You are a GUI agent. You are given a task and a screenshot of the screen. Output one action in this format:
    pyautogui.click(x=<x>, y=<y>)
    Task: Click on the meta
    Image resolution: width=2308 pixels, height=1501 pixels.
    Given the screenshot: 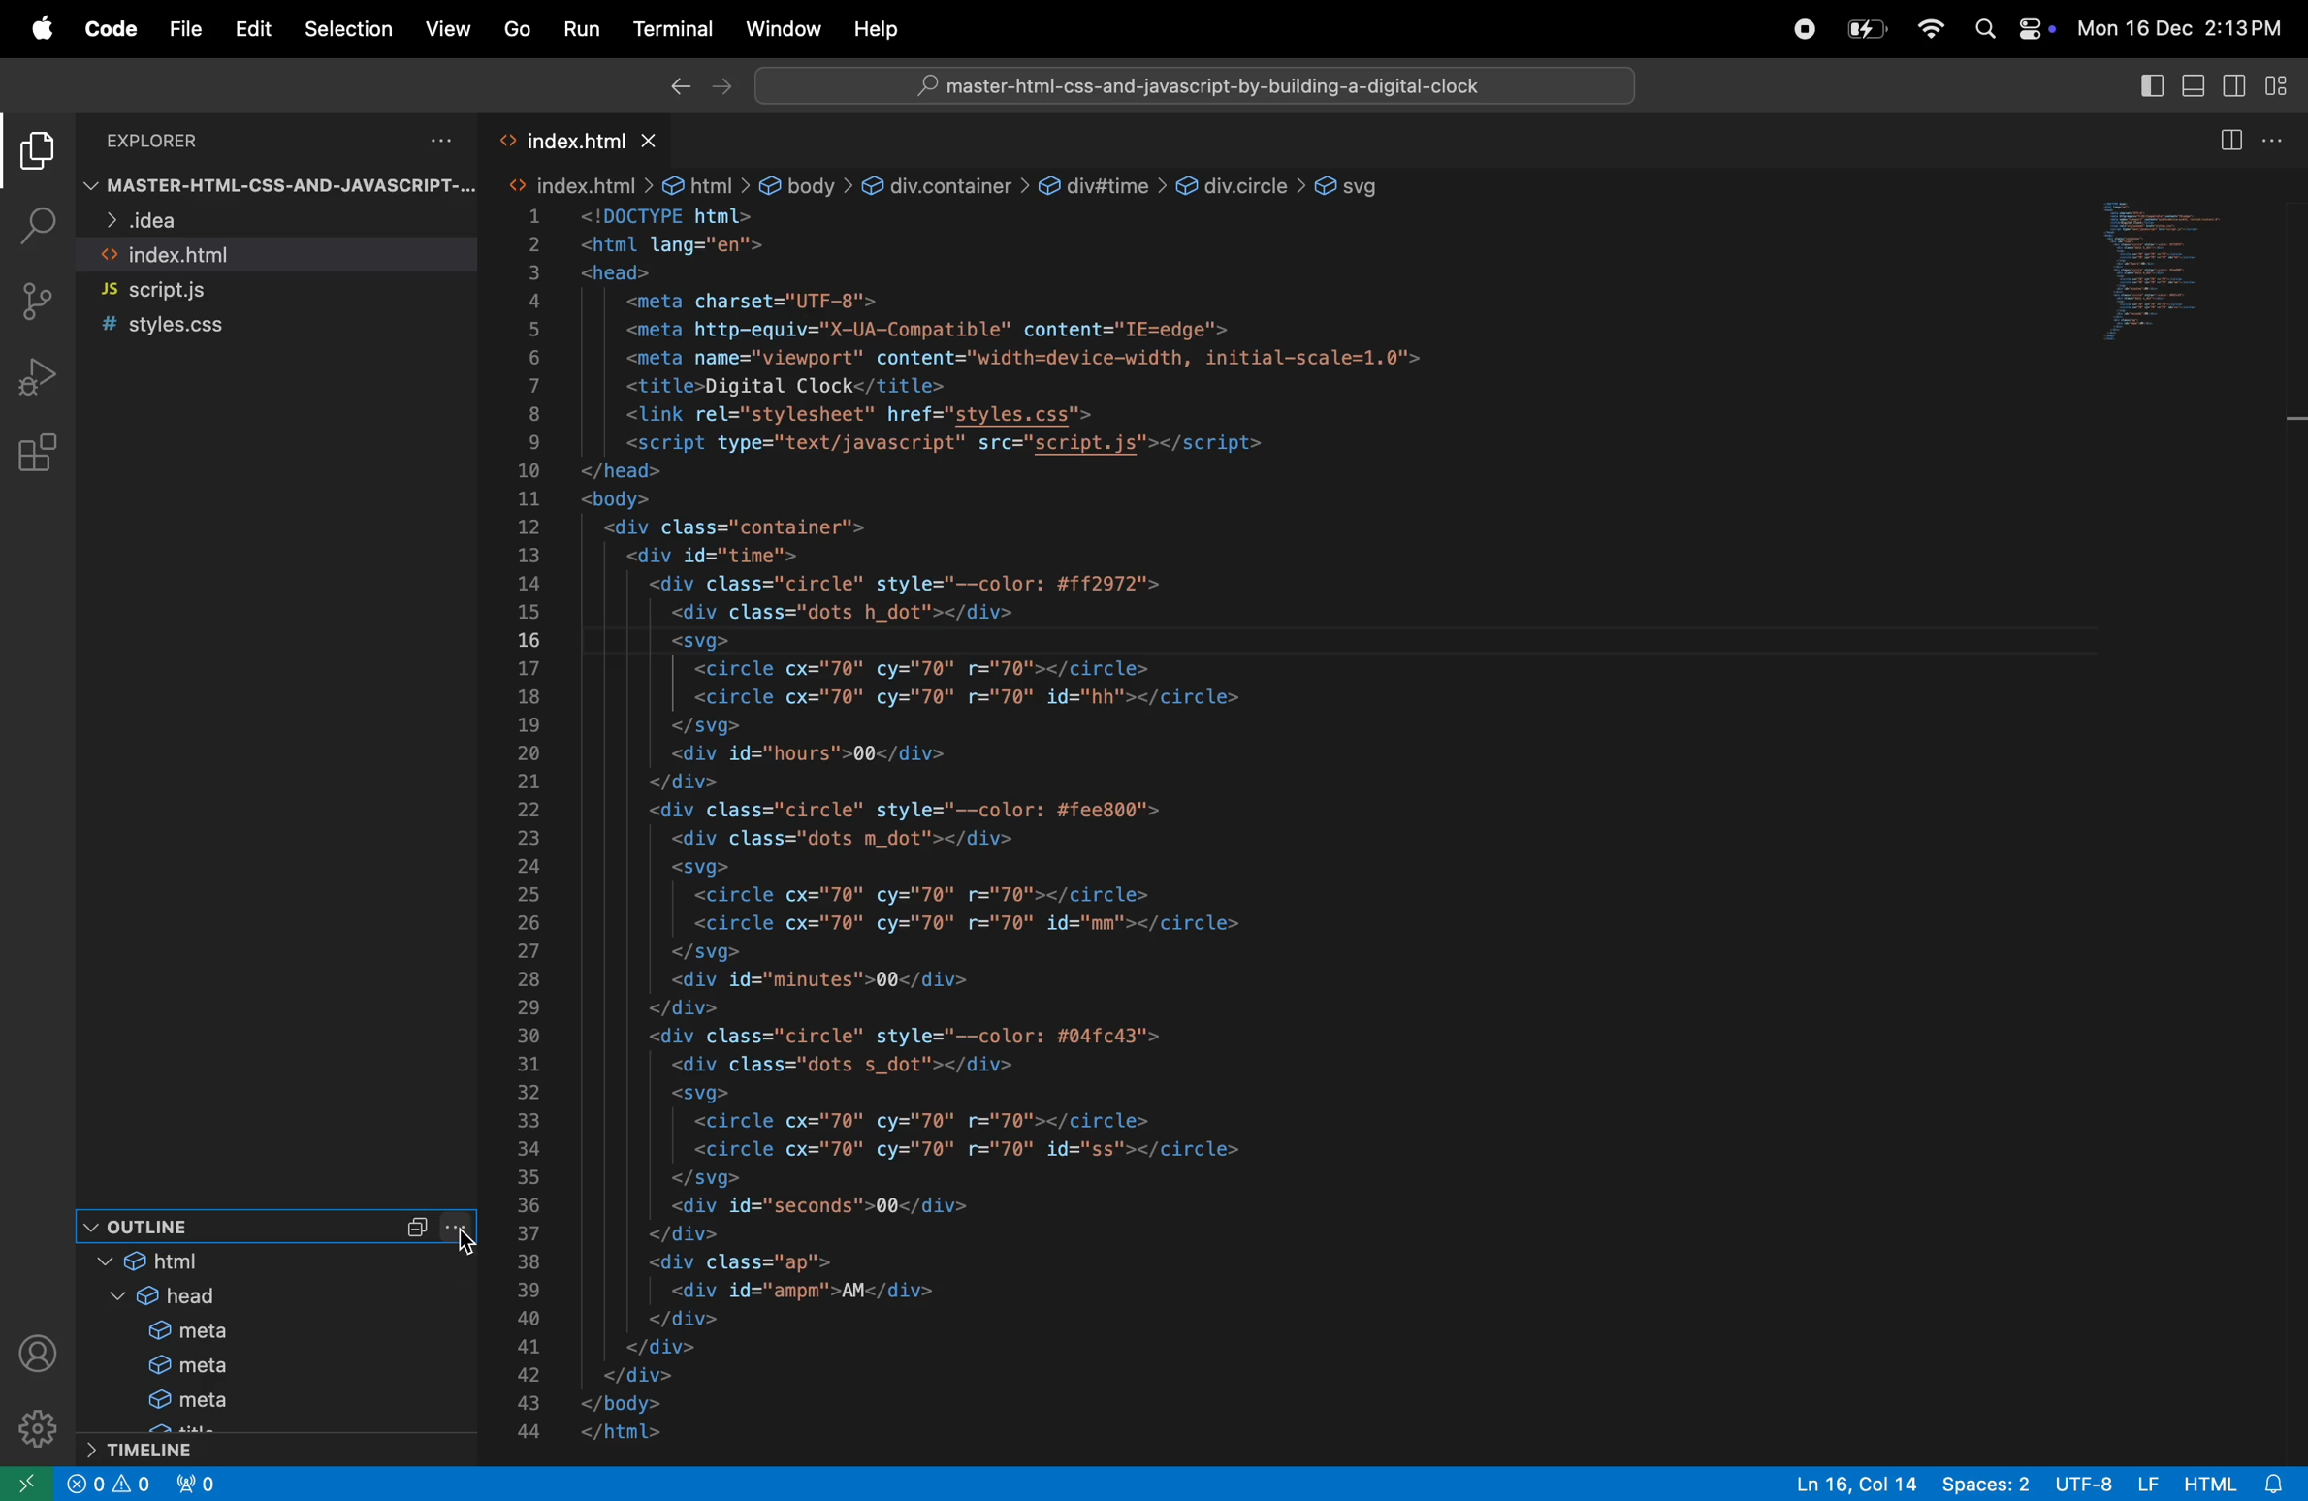 What is the action you would take?
    pyautogui.click(x=274, y=1363)
    